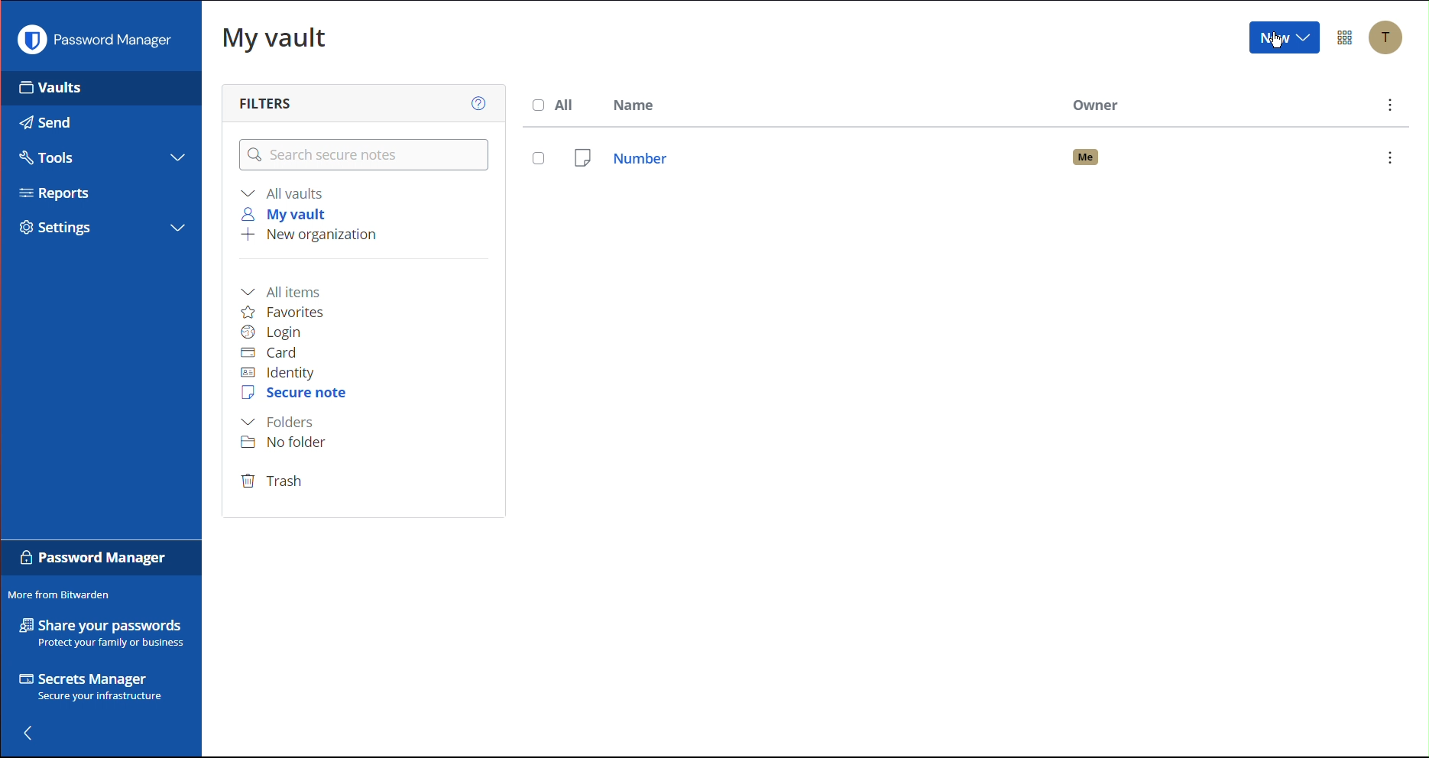 Image resolution: width=1429 pixels, height=758 pixels. Describe the element at coordinates (288, 442) in the screenshot. I see `No folder` at that location.